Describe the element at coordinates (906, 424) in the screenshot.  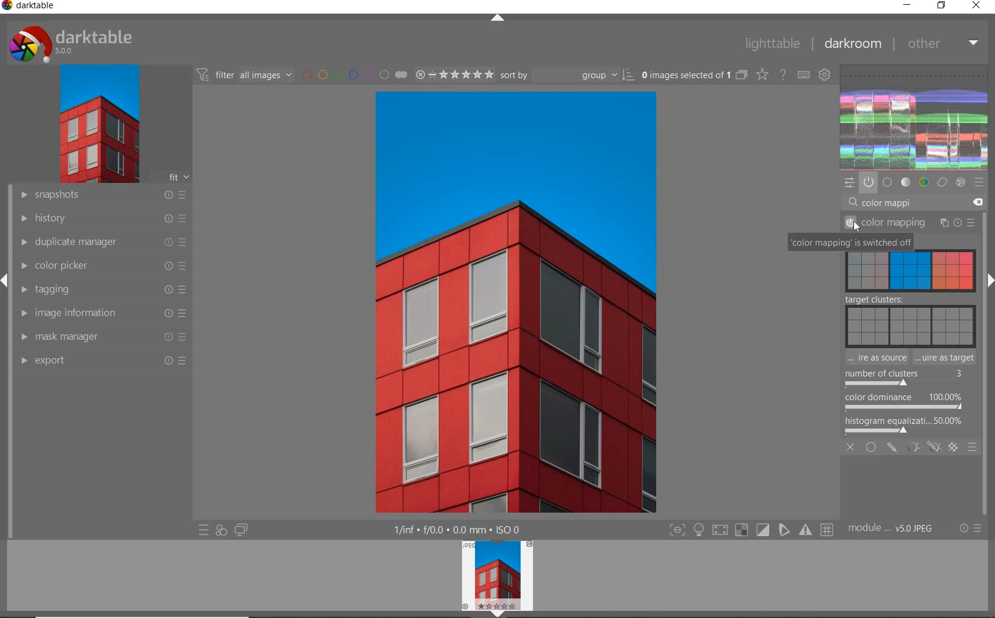
I see `HISTOGRAM EQUALIZER` at that location.